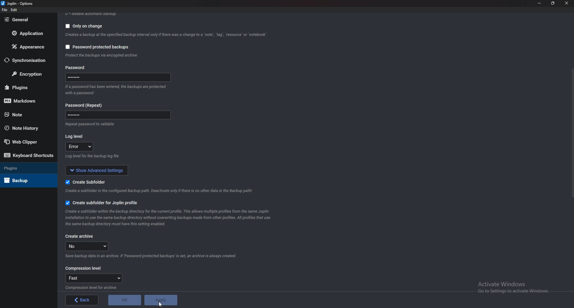 The image size is (574, 308). I want to click on create archive, so click(80, 237).